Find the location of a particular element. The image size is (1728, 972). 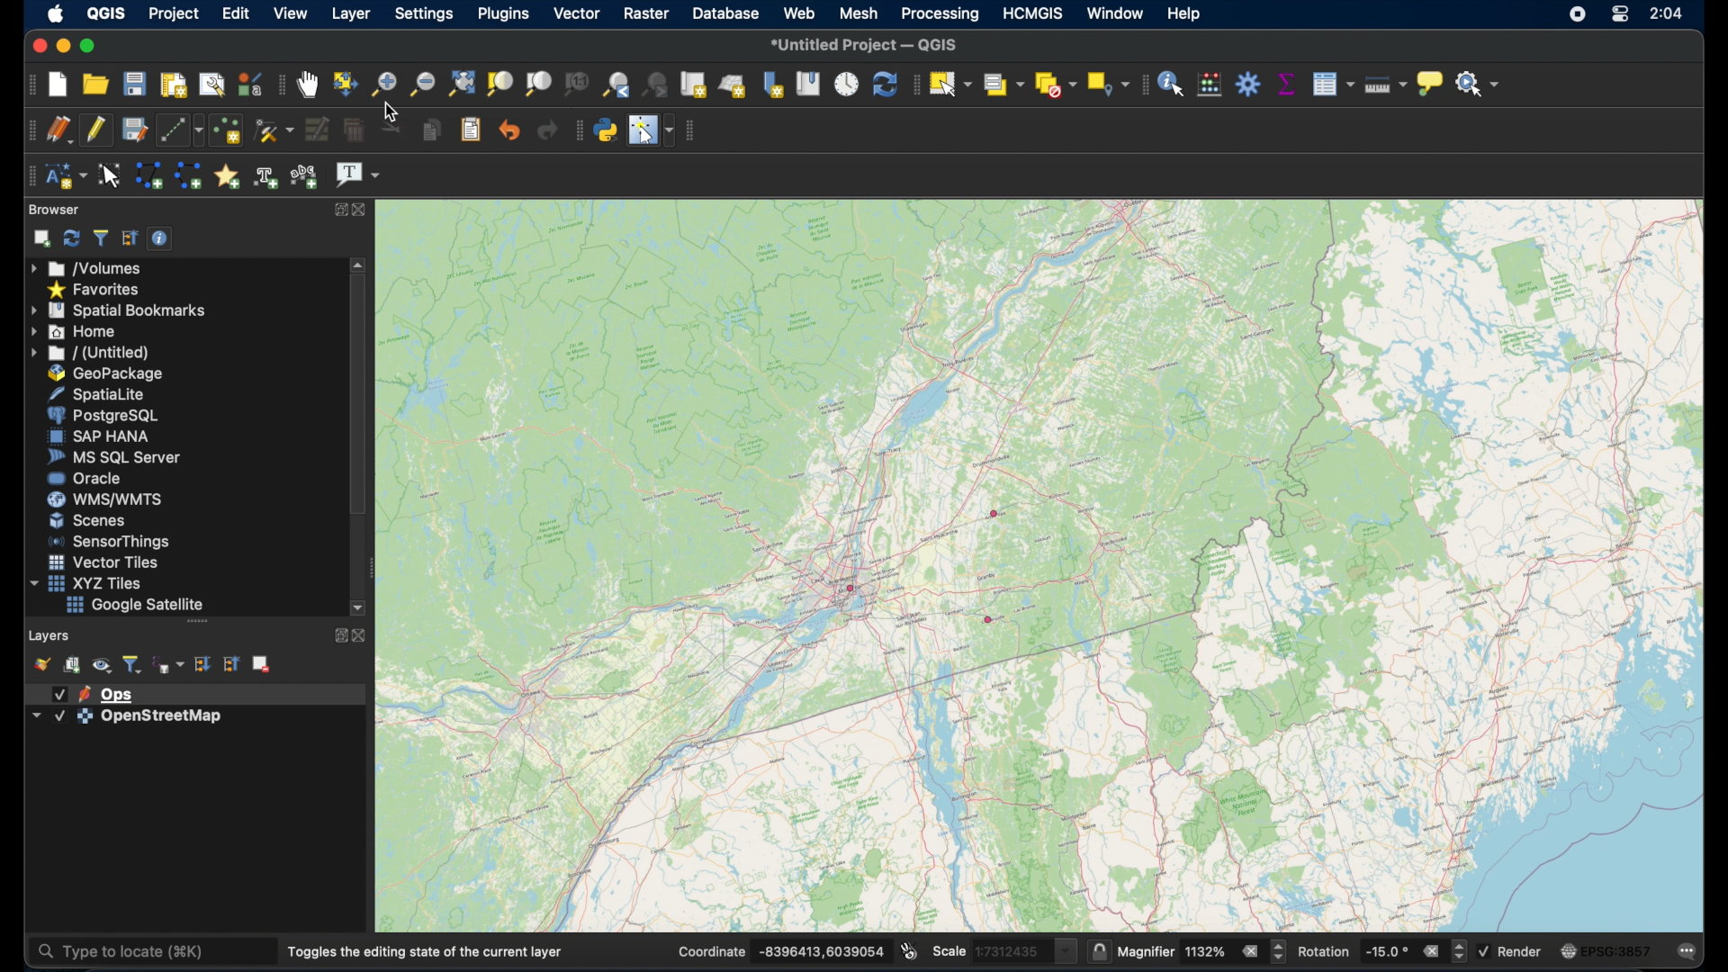

apple logo is located at coordinates (55, 13).